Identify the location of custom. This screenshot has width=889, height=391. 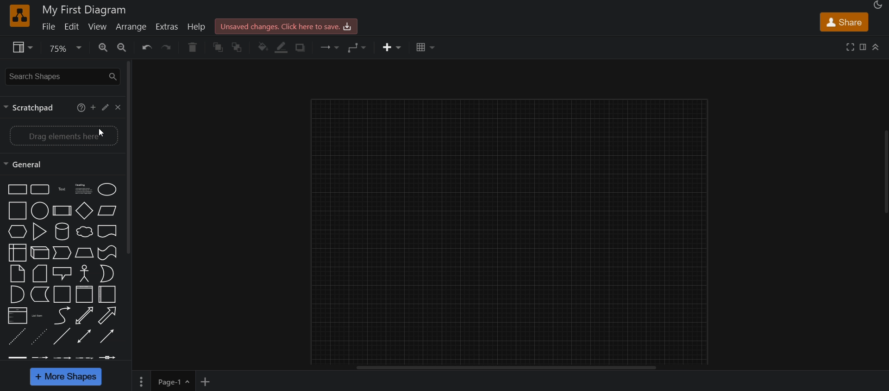
(87, 357).